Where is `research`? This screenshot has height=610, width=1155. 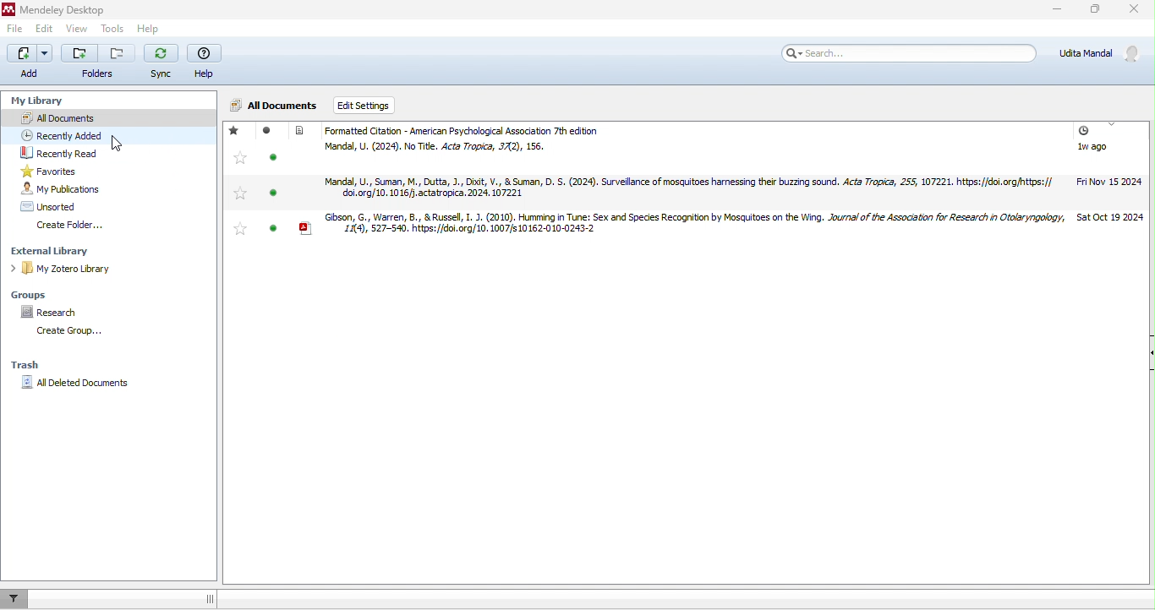
research is located at coordinates (51, 313).